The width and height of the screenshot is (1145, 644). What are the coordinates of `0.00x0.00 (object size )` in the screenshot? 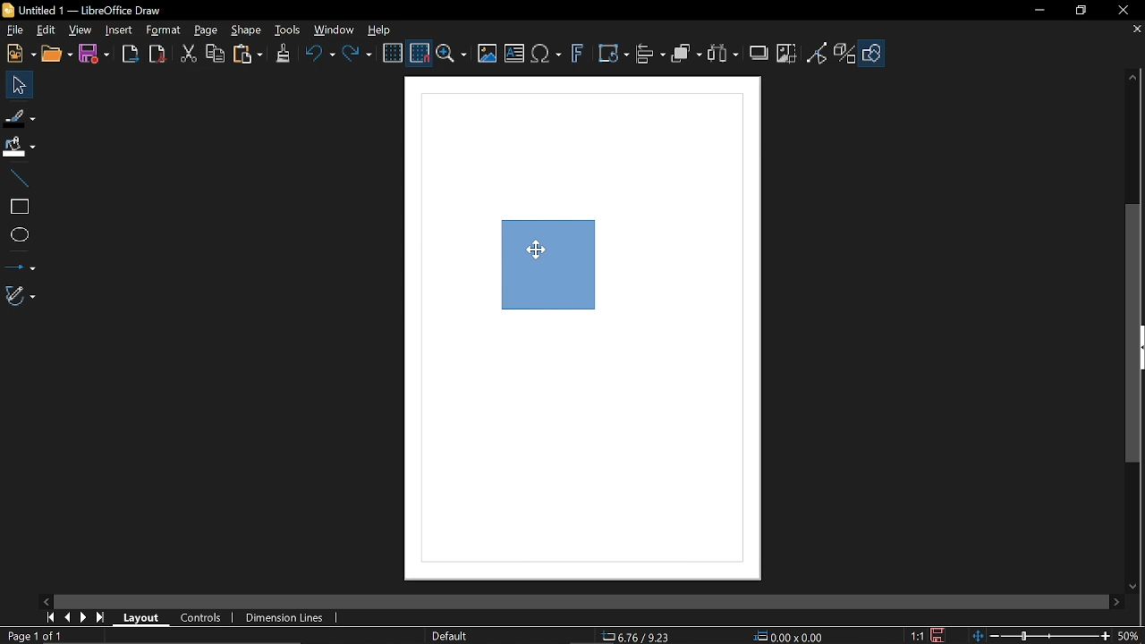 It's located at (792, 636).